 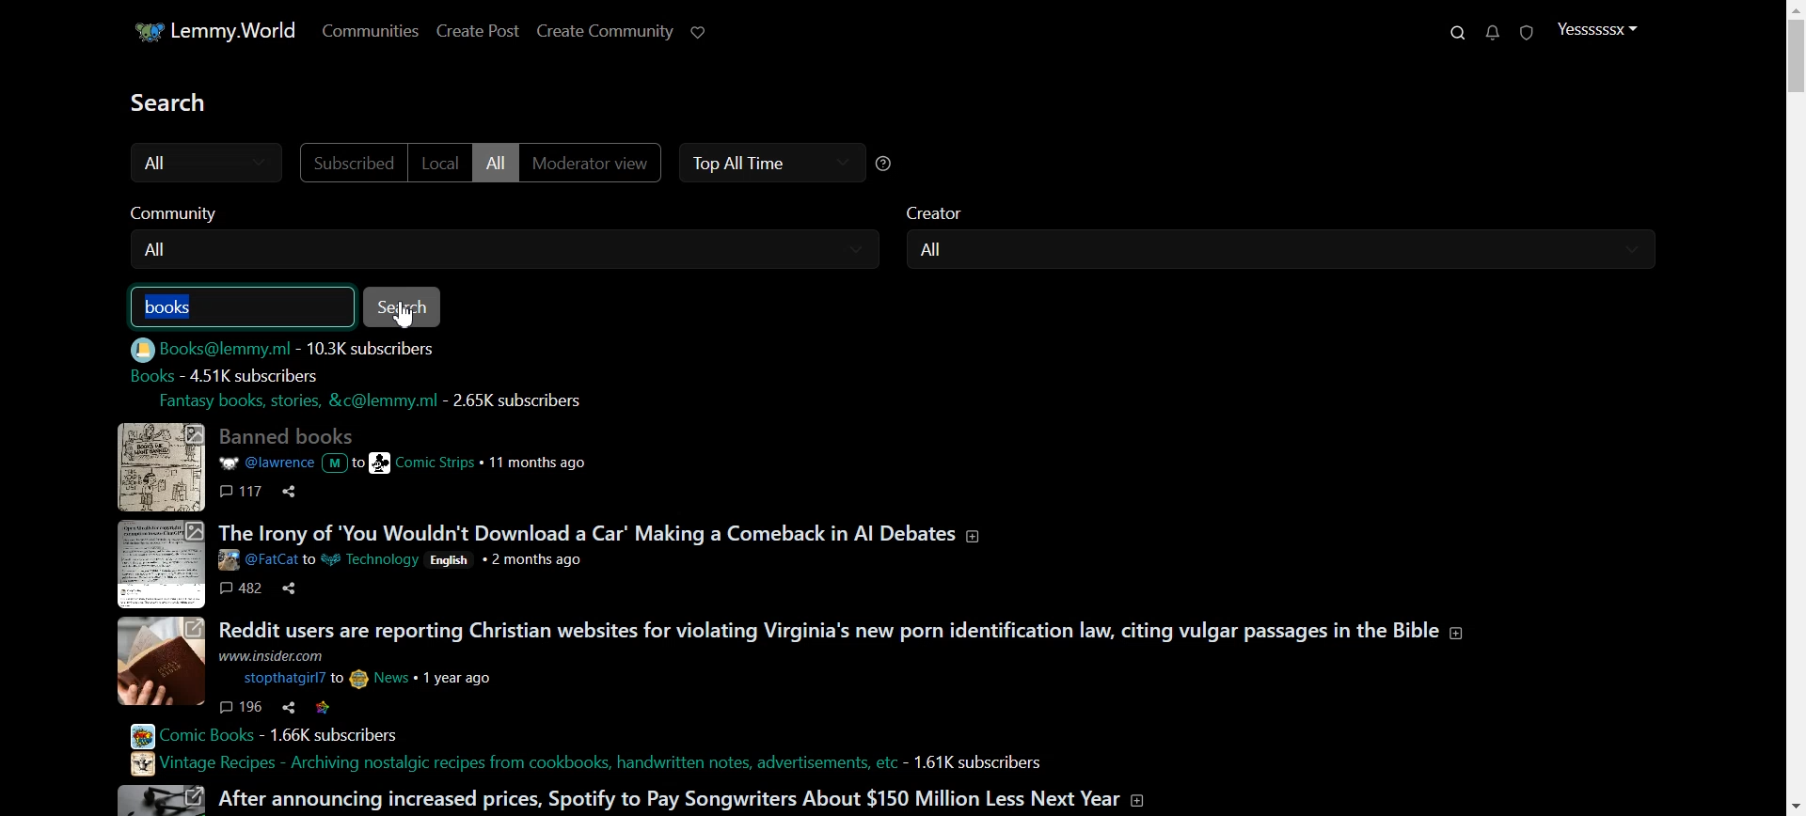 I want to click on Creator, so click(x=1293, y=249).